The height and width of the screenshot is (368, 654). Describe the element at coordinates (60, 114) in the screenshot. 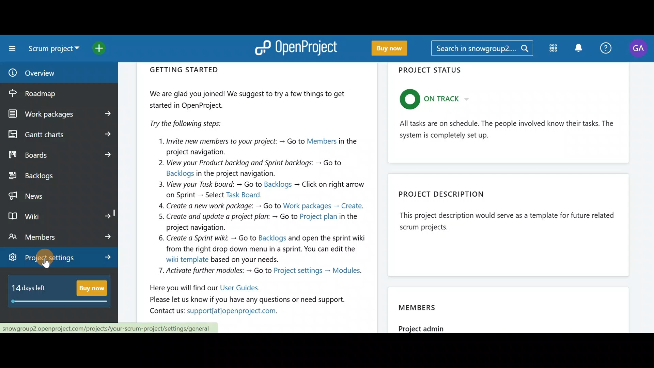

I see `Work packages` at that location.